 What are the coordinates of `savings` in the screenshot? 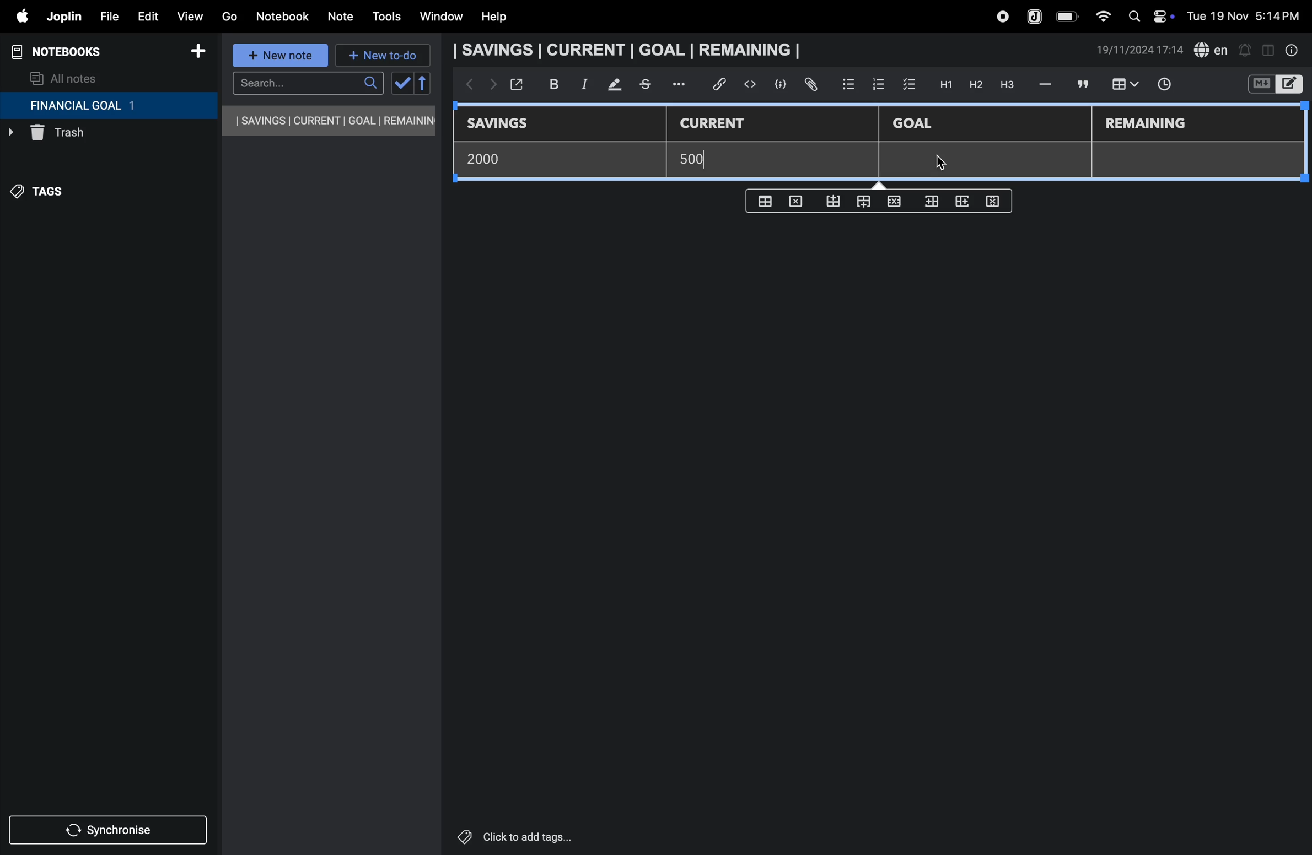 It's located at (506, 125).